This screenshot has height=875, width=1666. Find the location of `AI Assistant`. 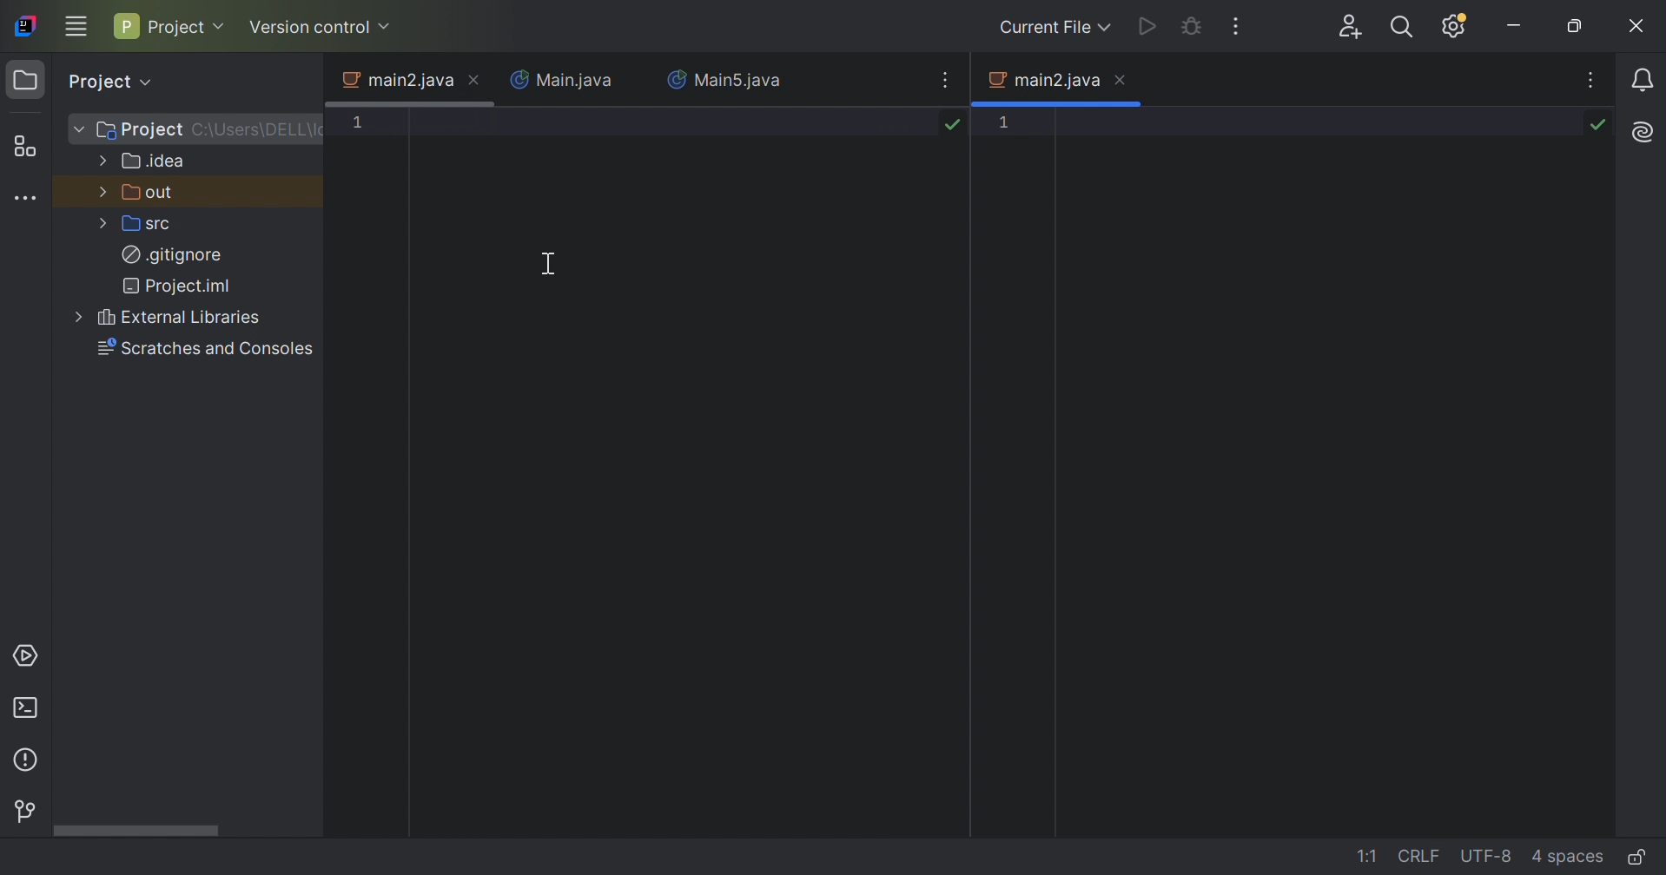

AI Assistant is located at coordinates (1643, 135).